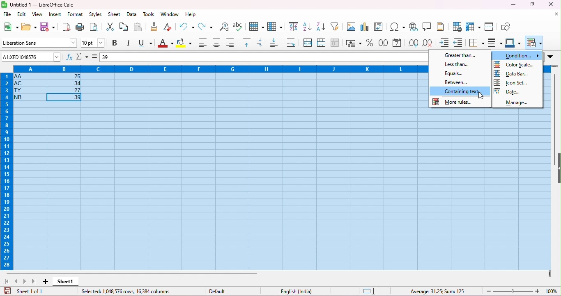  I want to click on color change, so click(459, 91).